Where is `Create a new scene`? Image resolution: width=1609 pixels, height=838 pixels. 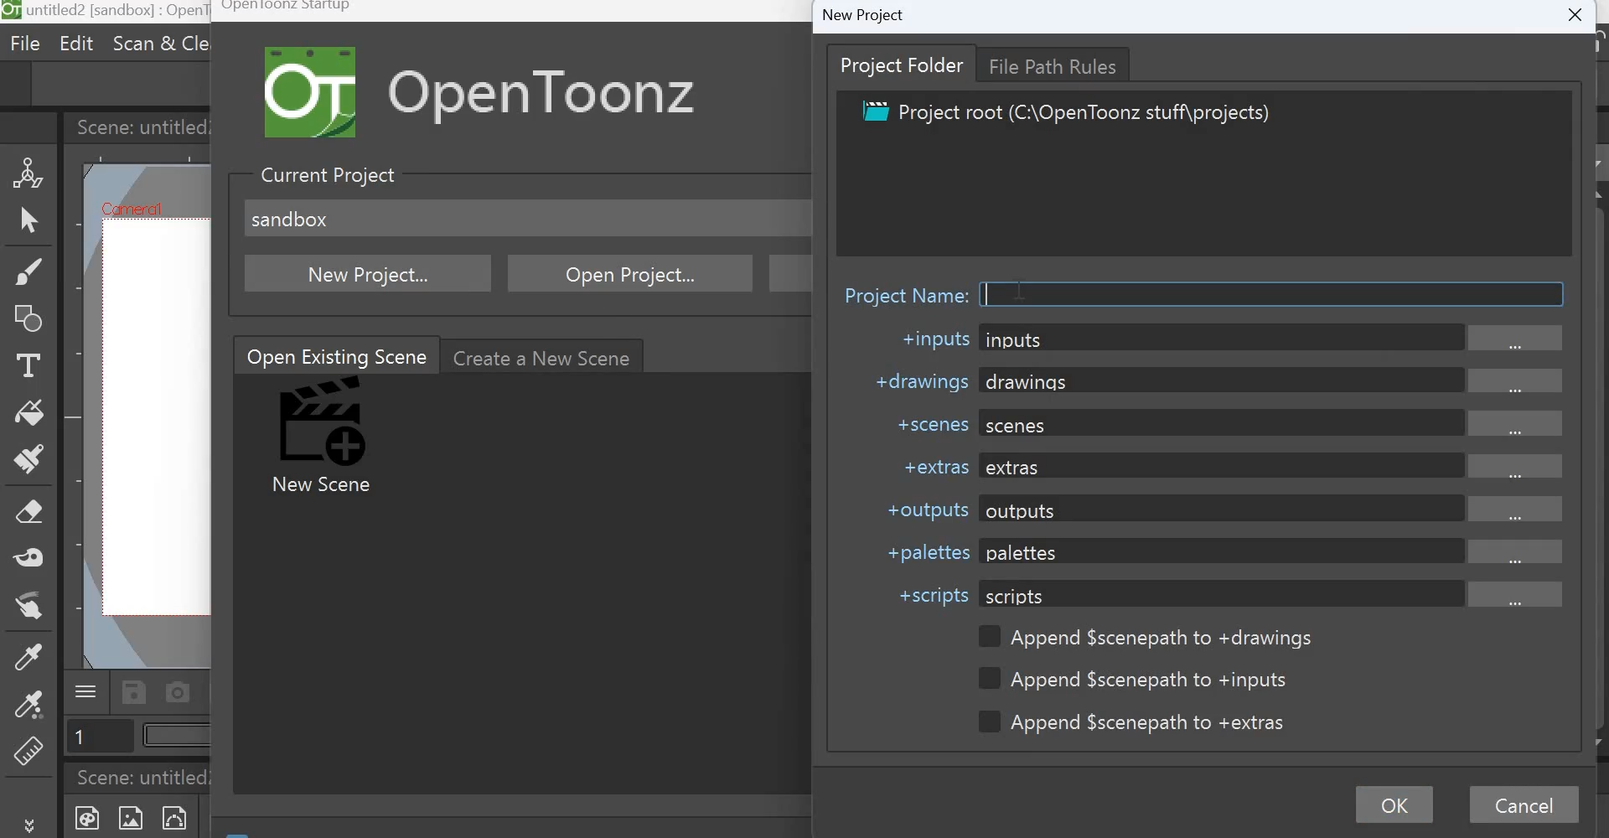 Create a new scene is located at coordinates (547, 355).